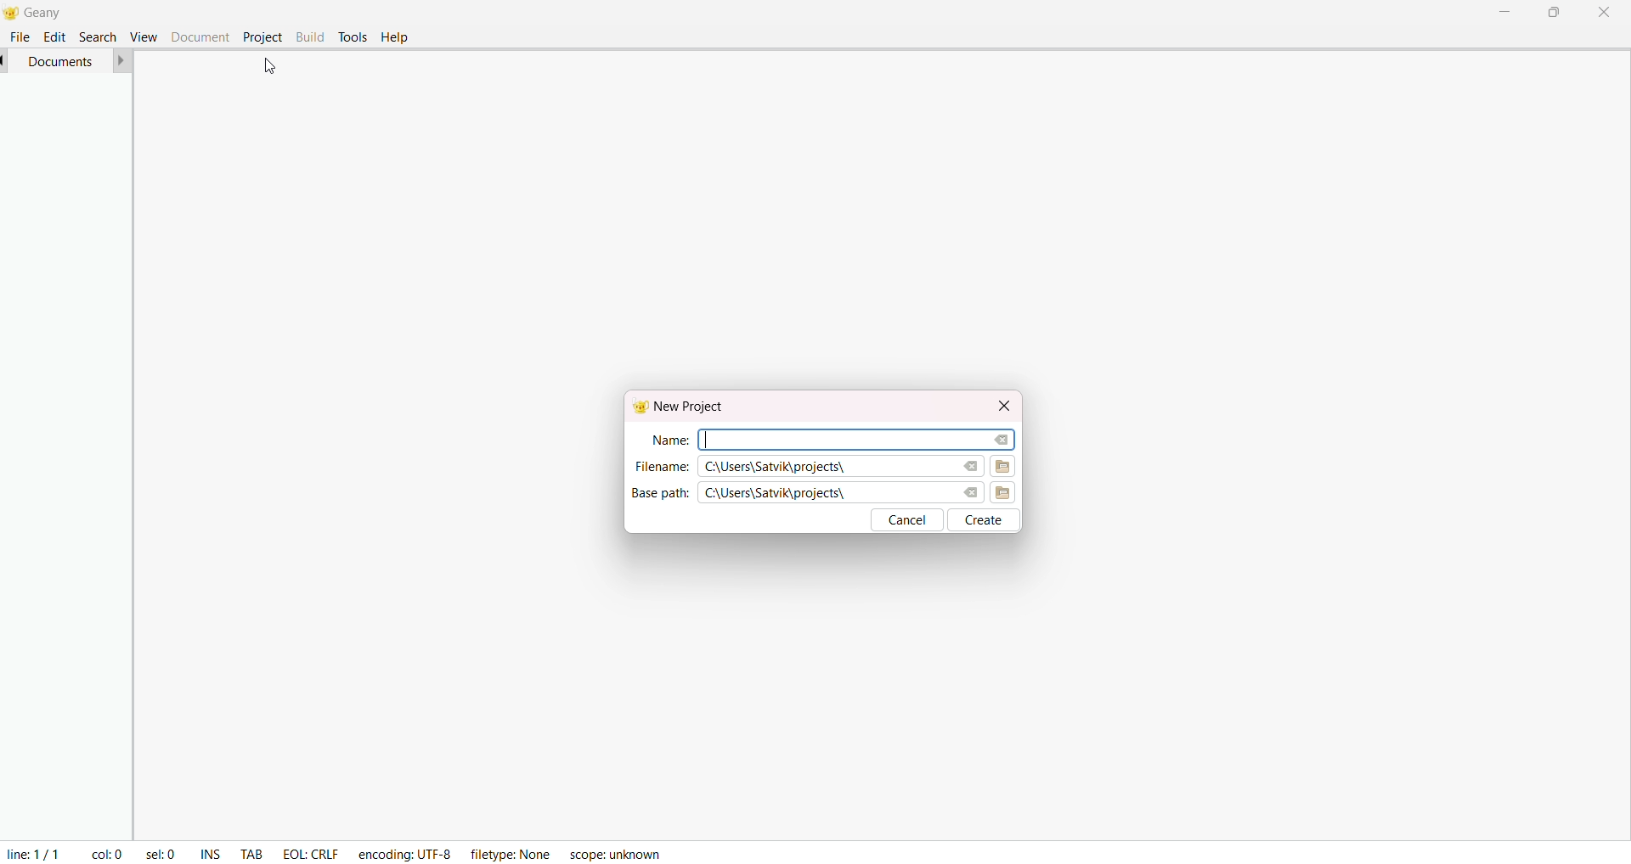 The width and height of the screenshot is (1631, 864). Describe the element at coordinates (61, 456) in the screenshot. I see `project manager` at that location.